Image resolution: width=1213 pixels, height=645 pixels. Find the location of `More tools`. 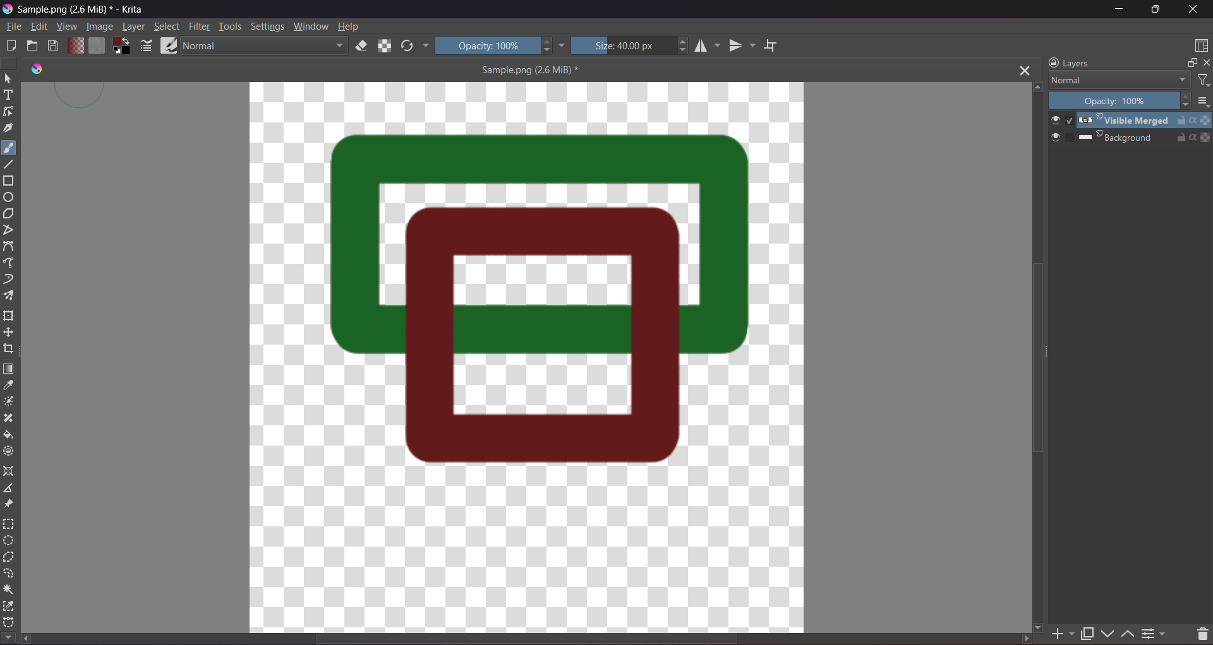

More tools is located at coordinates (8, 636).